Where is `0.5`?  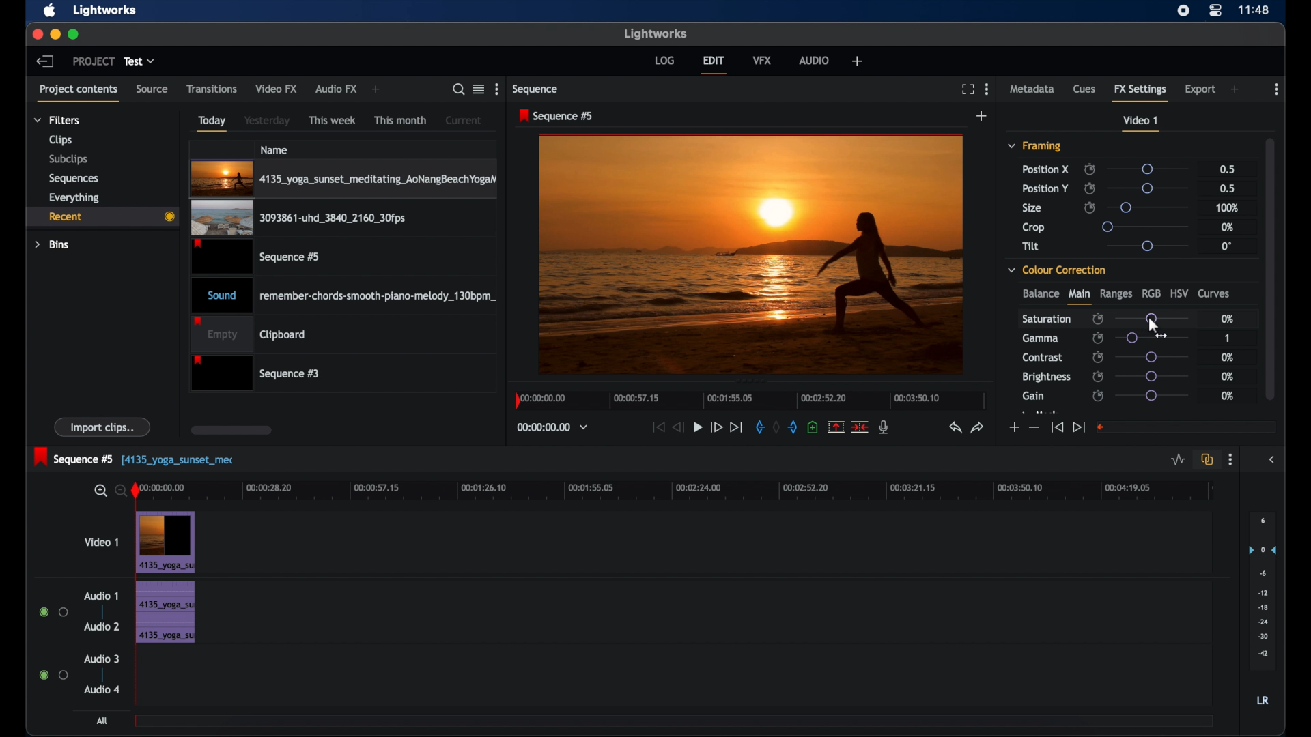
0.5 is located at coordinates (1226, 188).